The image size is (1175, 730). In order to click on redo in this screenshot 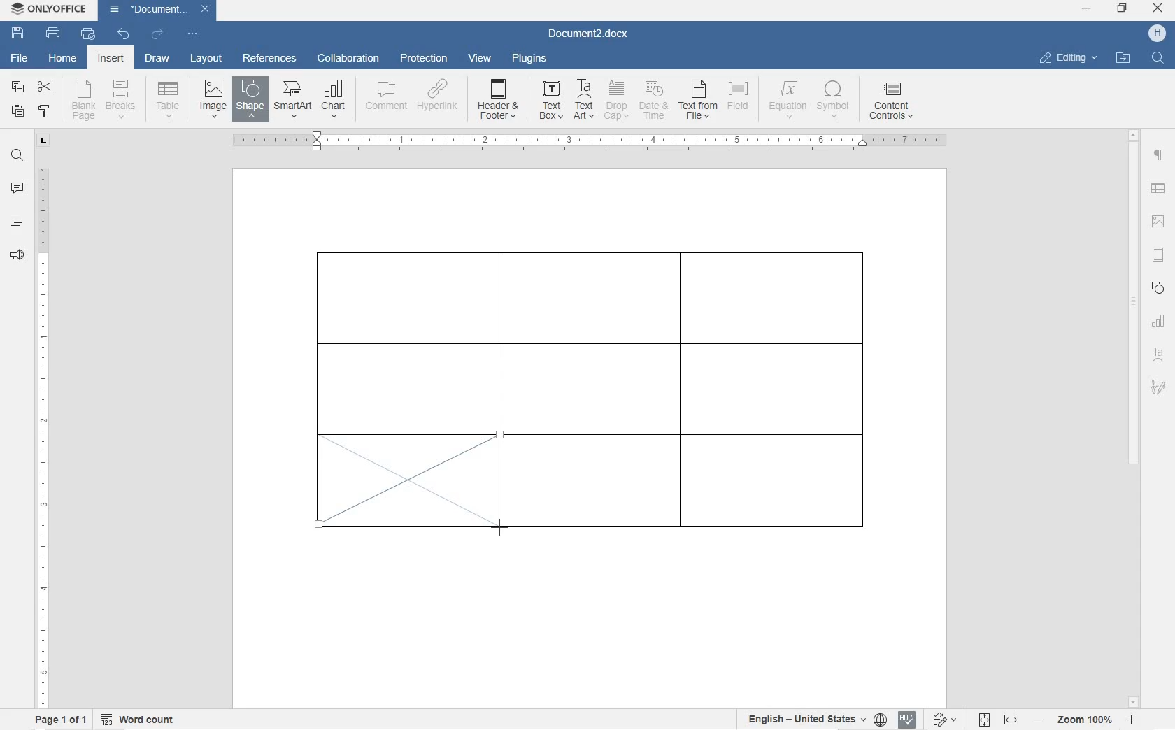, I will do `click(157, 35)`.